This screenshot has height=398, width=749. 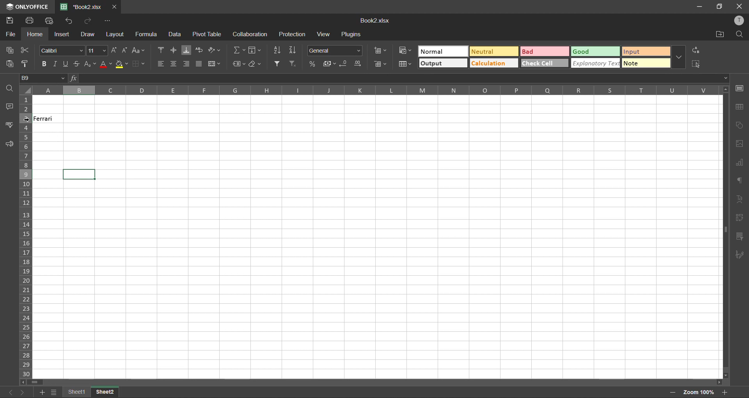 I want to click on images, so click(x=741, y=144).